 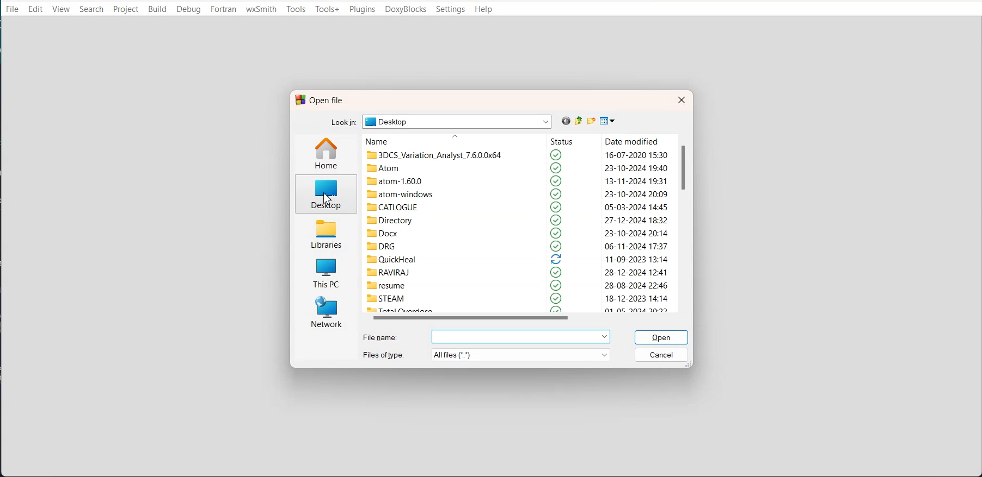 I want to click on View, so click(x=63, y=9).